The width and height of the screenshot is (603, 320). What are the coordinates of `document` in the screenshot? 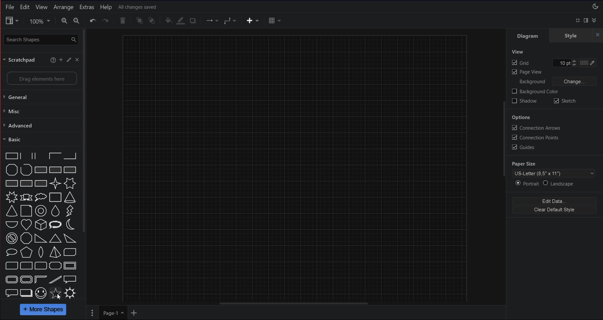 It's located at (26, 211).